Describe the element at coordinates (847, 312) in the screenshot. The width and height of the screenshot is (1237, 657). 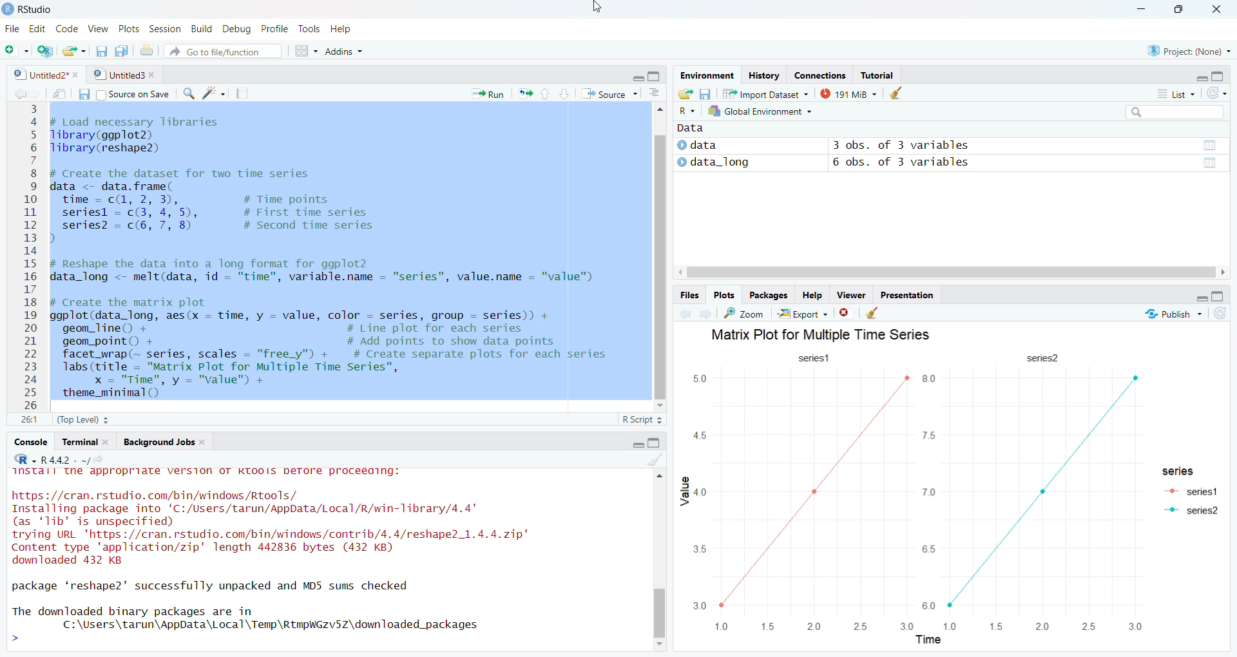
I see `close` at that location.